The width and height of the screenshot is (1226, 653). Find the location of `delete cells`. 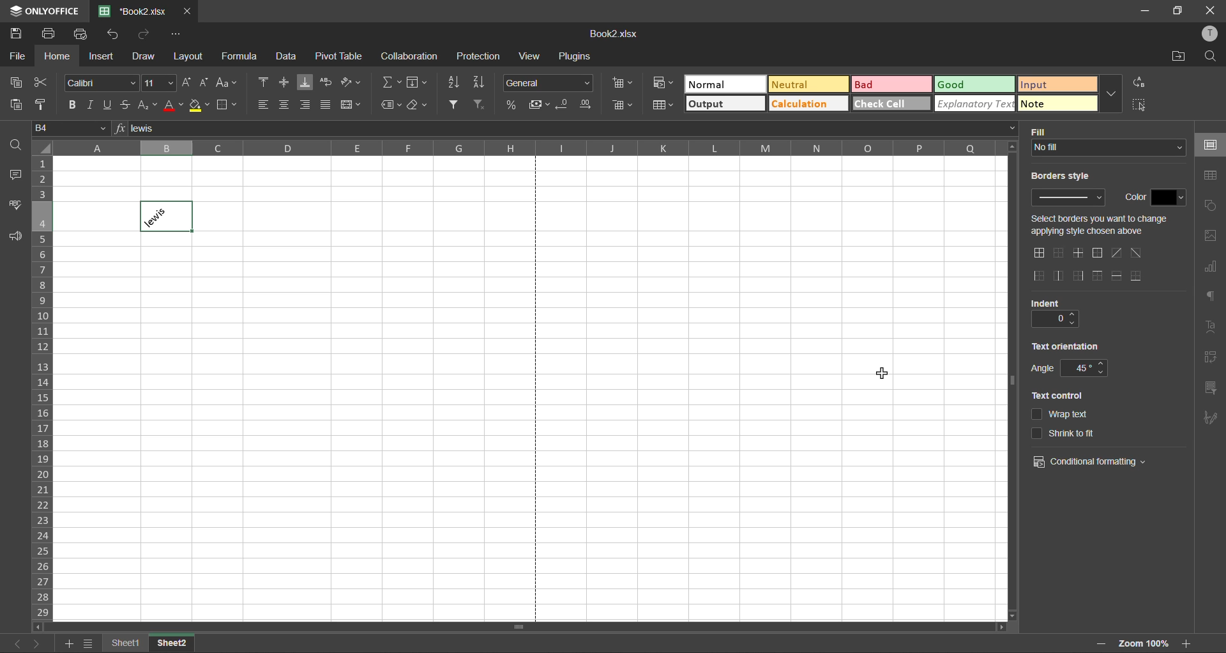

delete cells is located at coordinates (623, 106).